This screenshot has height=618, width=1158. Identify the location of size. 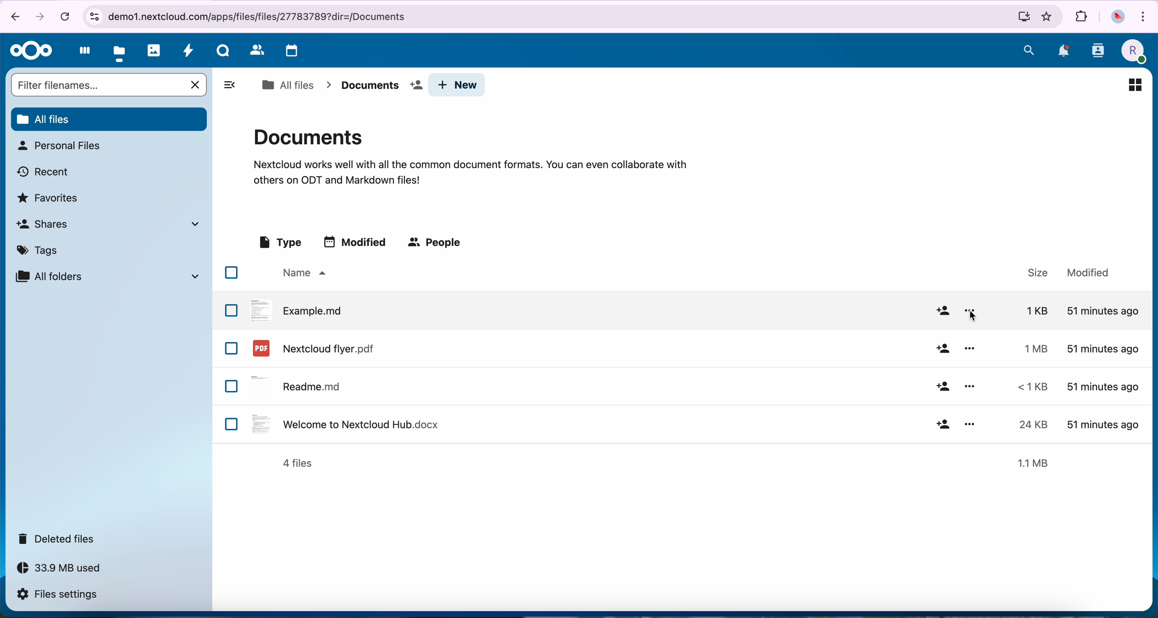
(1034, 311).